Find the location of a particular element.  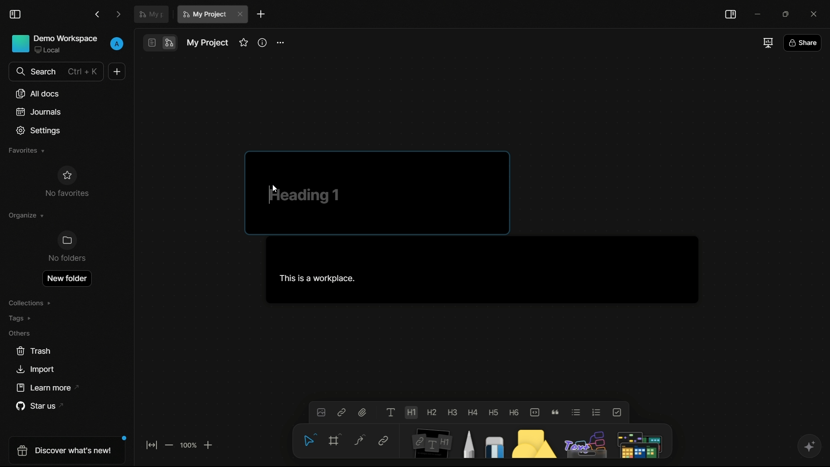

document name is located at coordinates (207, 43).